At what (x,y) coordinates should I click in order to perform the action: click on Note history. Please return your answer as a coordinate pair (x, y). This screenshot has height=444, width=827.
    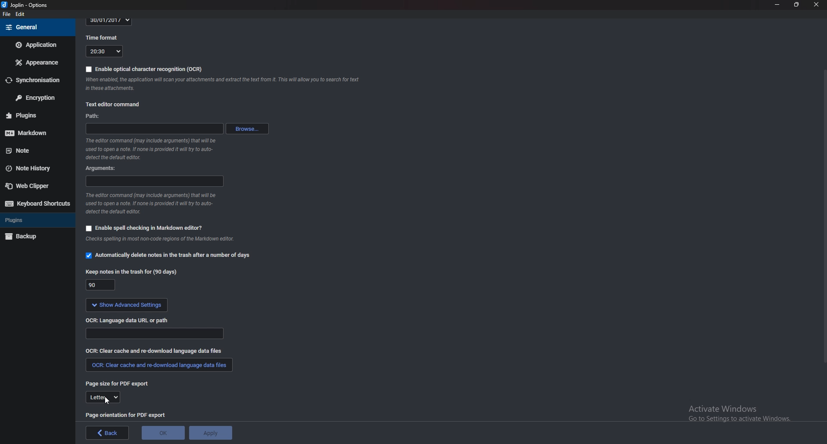
    Looking at the image, I should click on (32, 169).